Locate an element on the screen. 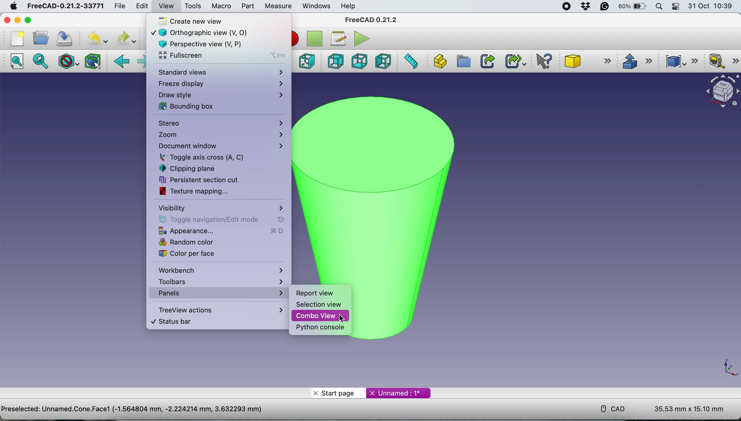 Image resolution: width=741 pixels, height=421 pixels. screen recorder is located at coordinates (564, 6).